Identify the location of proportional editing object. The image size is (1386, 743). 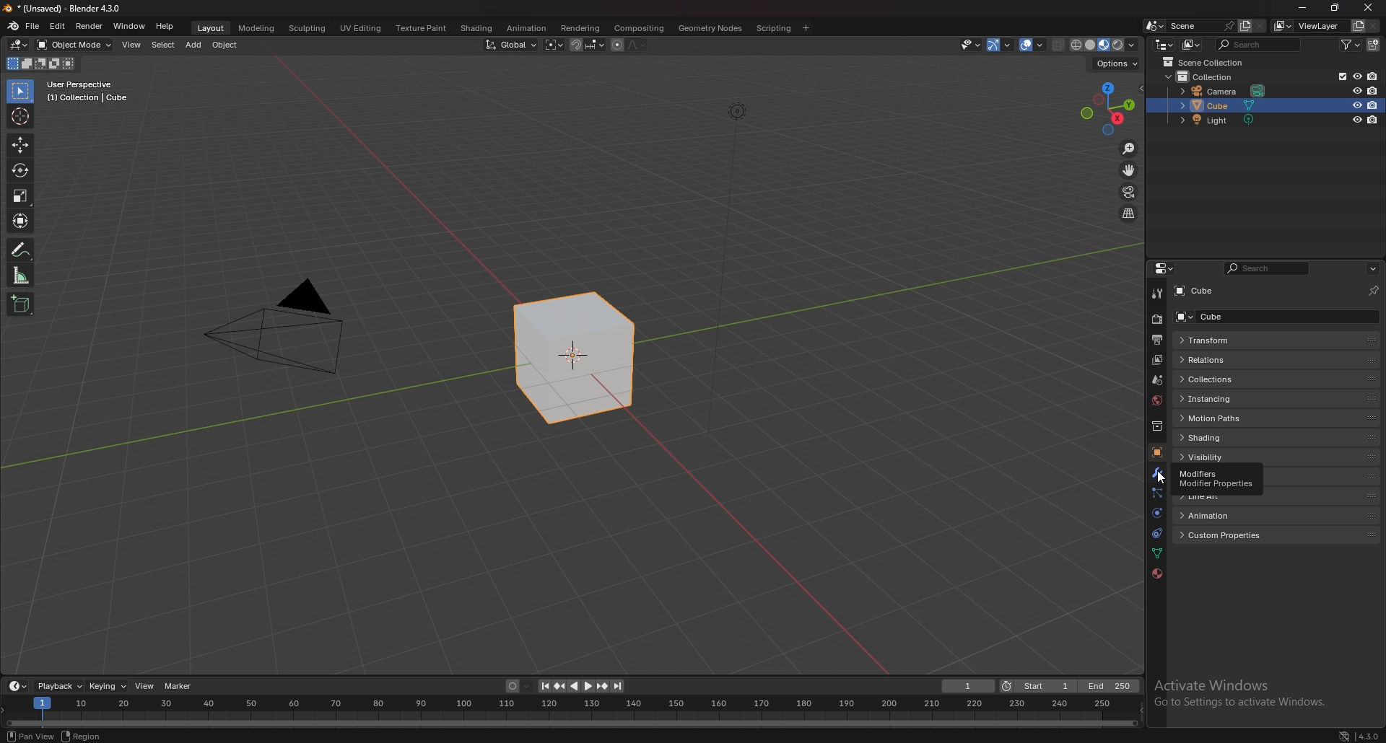
(616, 45).